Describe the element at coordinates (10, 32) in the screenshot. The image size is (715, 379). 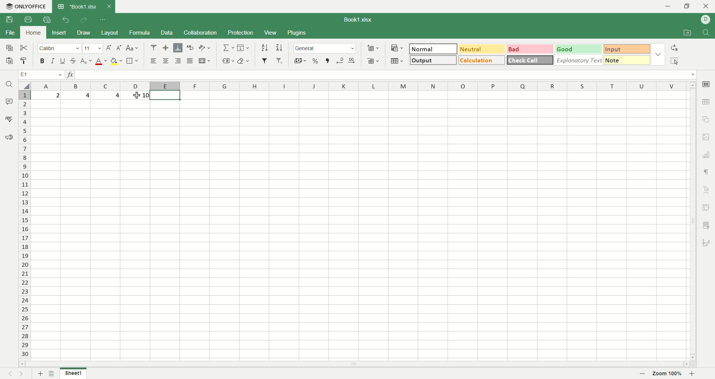
I see `file` at that location.